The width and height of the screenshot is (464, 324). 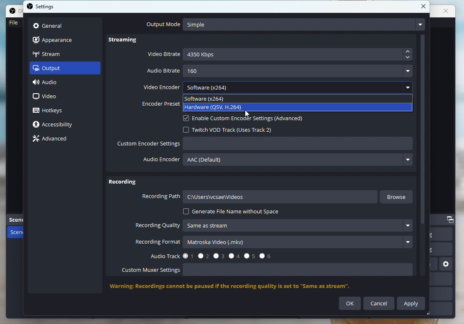 What do you see at coordinates (379, 303) in the screenshot?
I see `Cancel` at bounding box center [379, 303].